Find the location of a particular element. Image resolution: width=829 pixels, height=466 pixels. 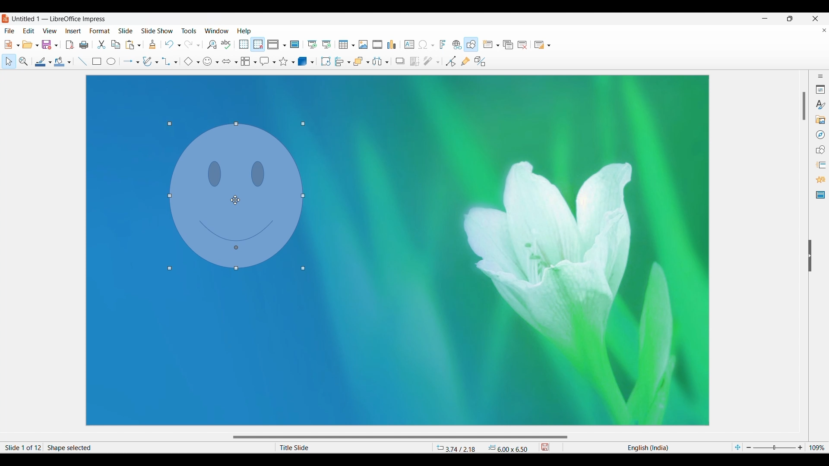

Tools is located at coordinates (189, 30).